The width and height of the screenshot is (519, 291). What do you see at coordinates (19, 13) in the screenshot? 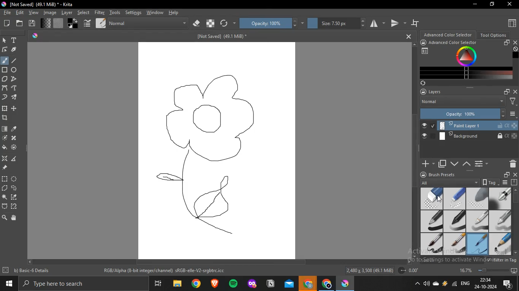
I see `edit` at bounding box center [19, 13].